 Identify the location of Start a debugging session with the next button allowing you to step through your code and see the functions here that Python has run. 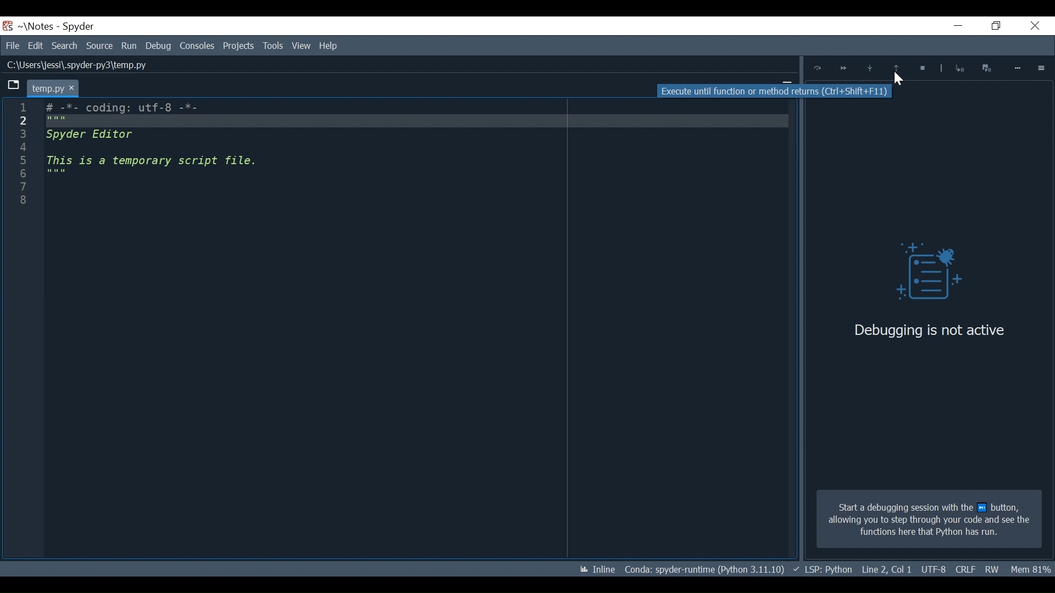
(929, 519).